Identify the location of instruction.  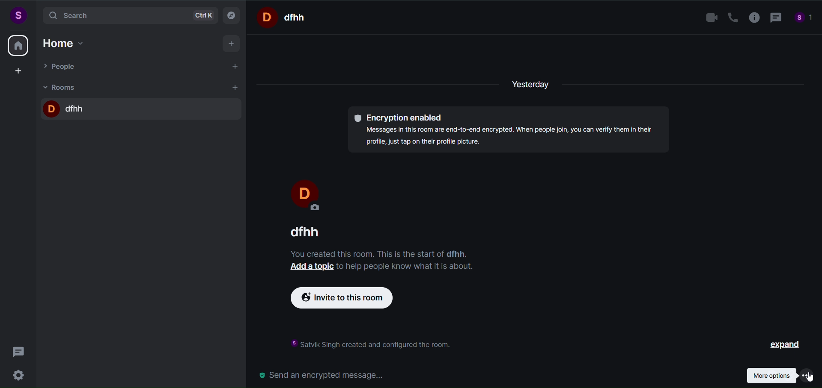
(377, 342).